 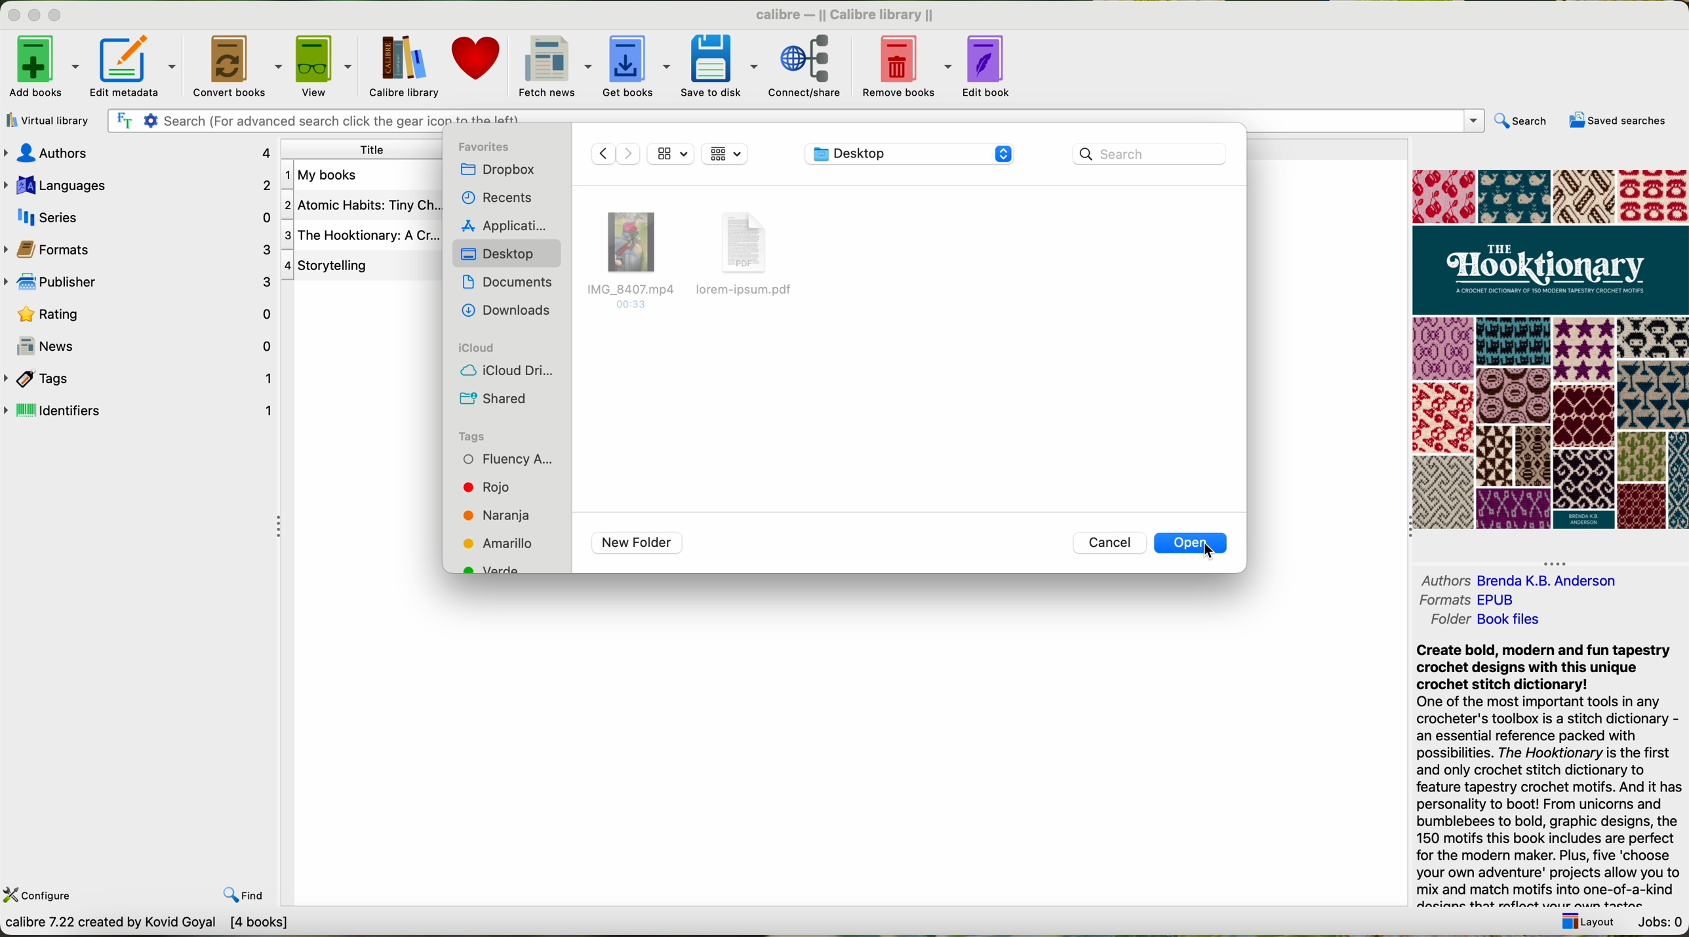 I want to click on 4 Stroy Telling, so click(x=334, y=268).